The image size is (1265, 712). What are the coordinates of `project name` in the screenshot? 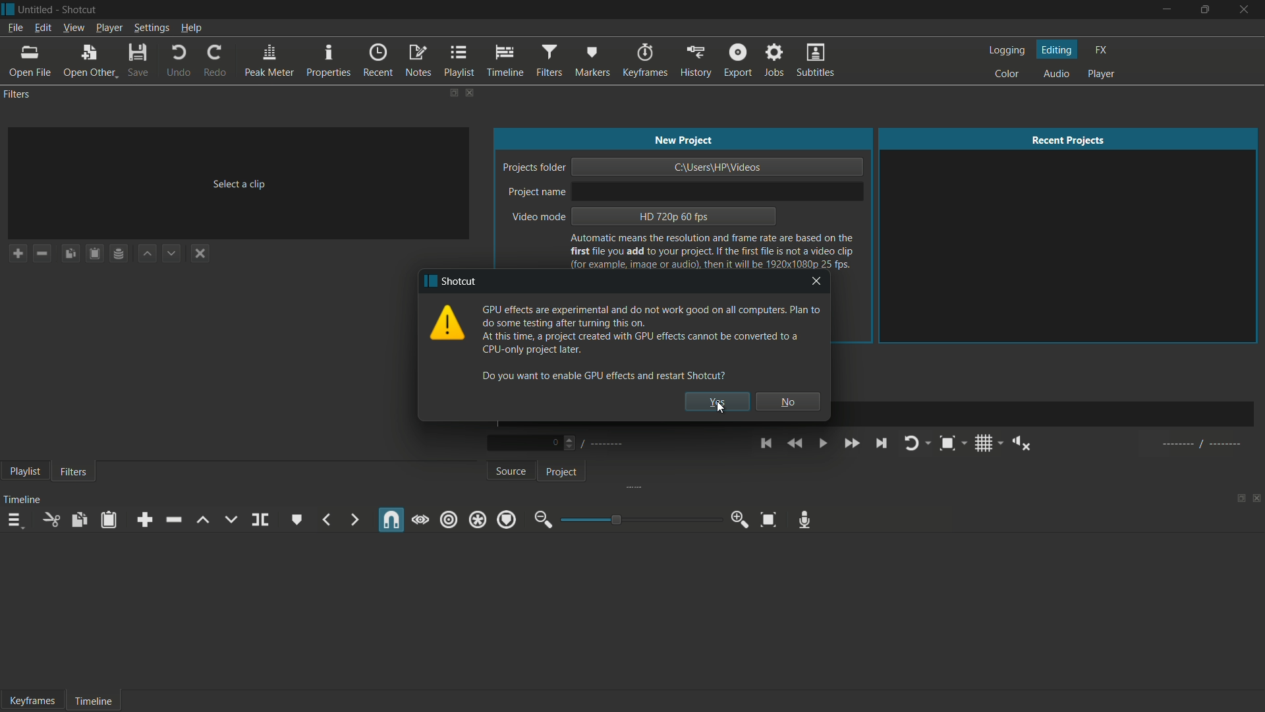 It's located at (38, 8).